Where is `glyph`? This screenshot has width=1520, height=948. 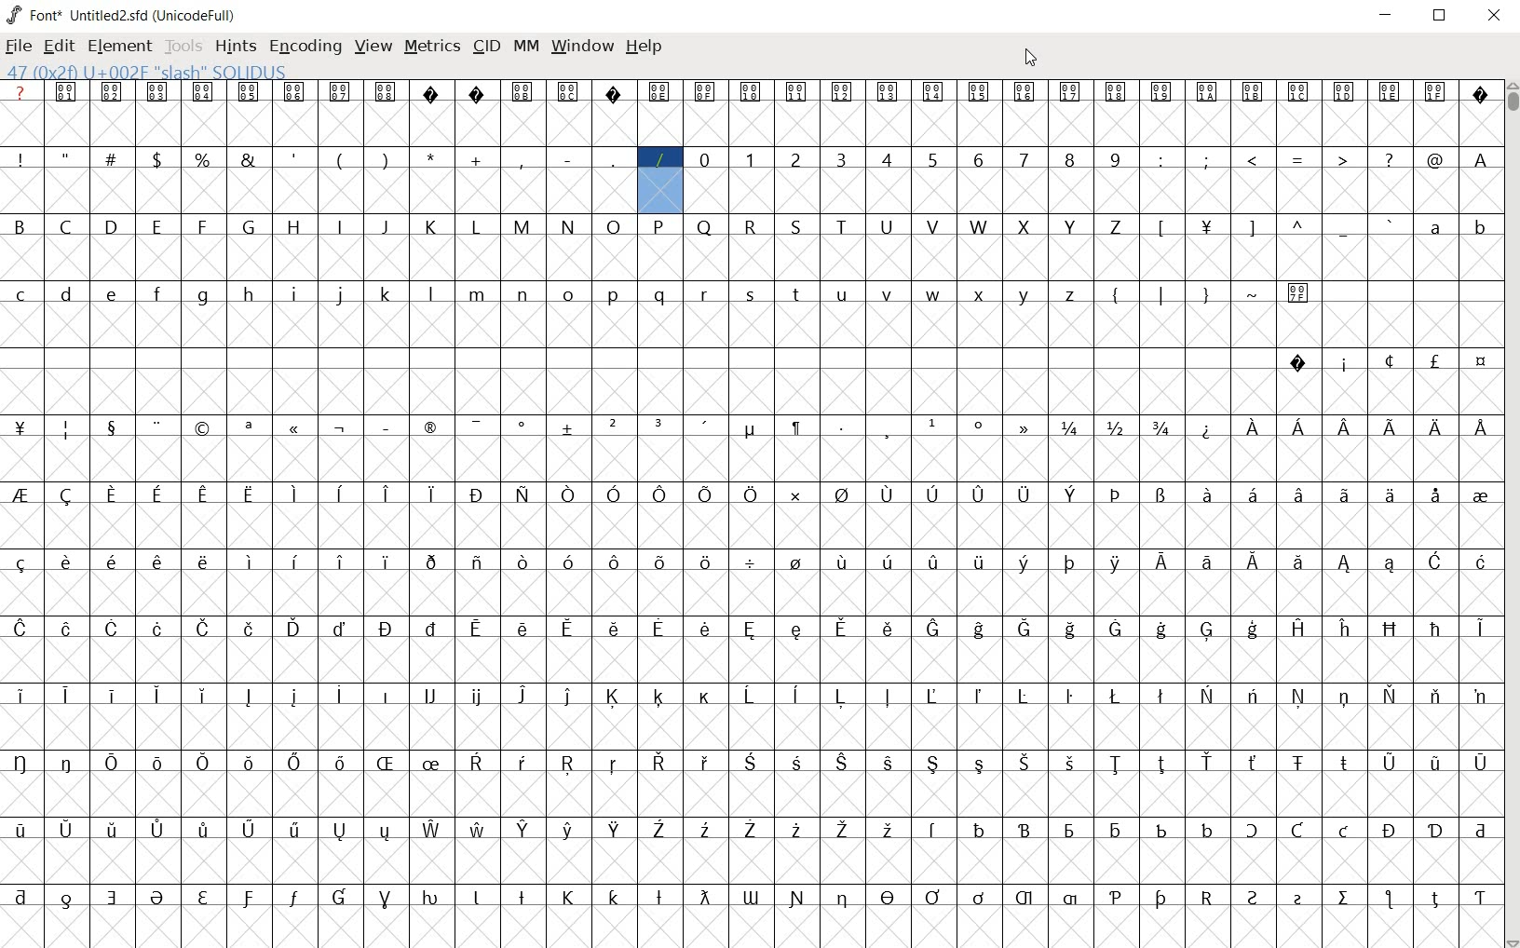 glyph is located at coordinates (1025, 296).